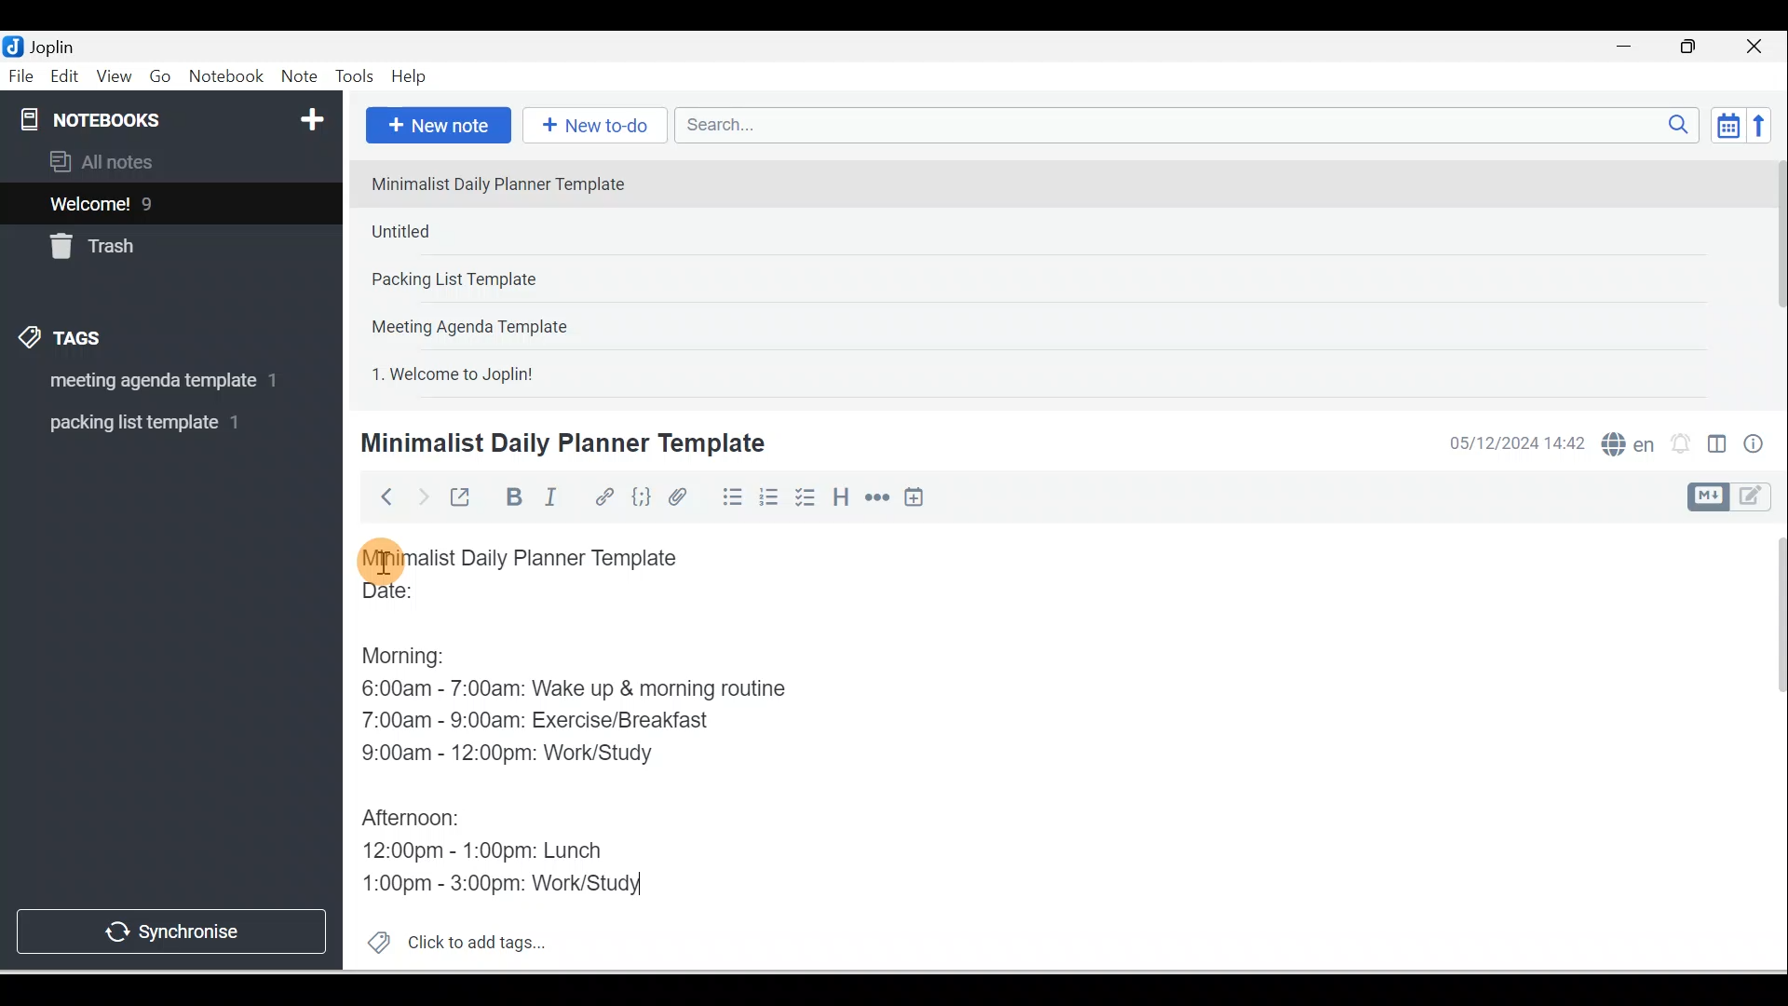 Image resolution: width=1788 pixels, height=1006 pixels. What do you see at coordinates (1727, 124) in the screenshot?
I see `Toggle sort order` at bounding box center [1727, 124].